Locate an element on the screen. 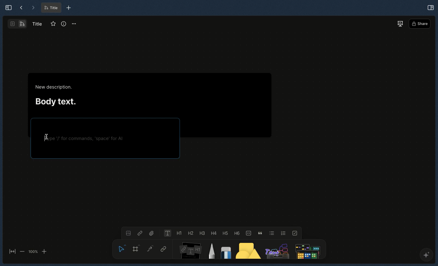  Pen is located at coordinates (211, 250).